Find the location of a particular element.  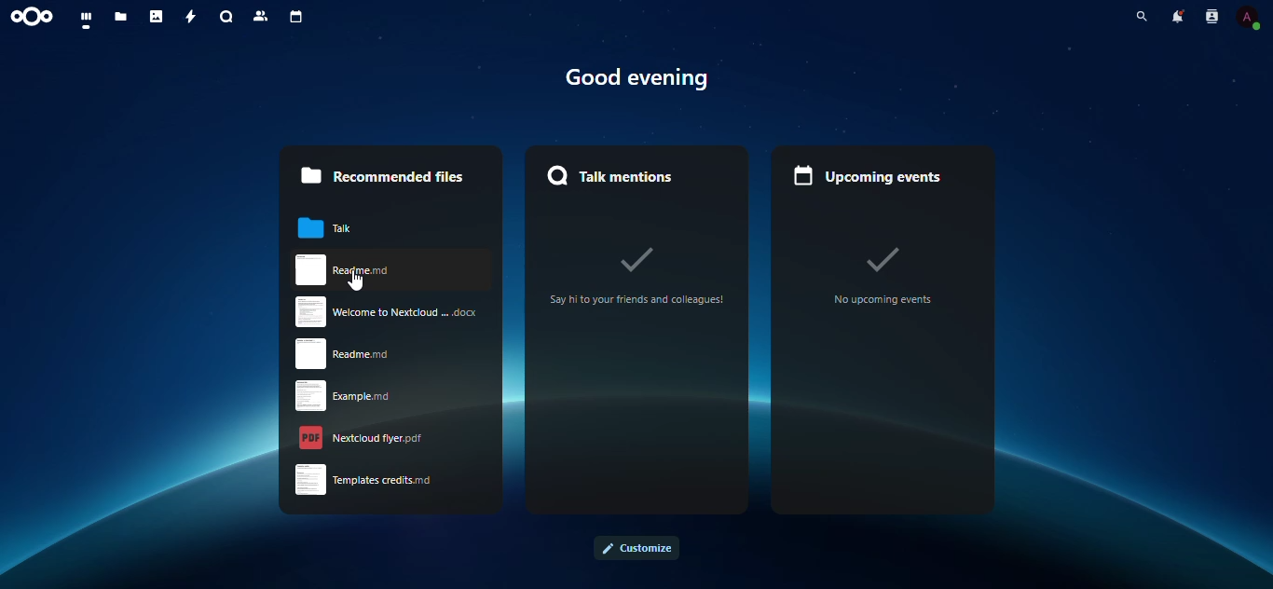

Cursor is located at coordinates (356, 281).